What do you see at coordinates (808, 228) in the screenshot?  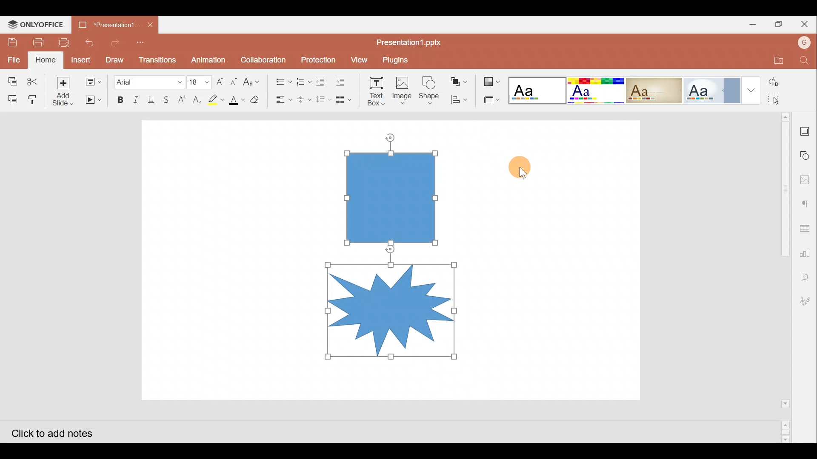 I see `Table settings` at bounding box center [808, 228].